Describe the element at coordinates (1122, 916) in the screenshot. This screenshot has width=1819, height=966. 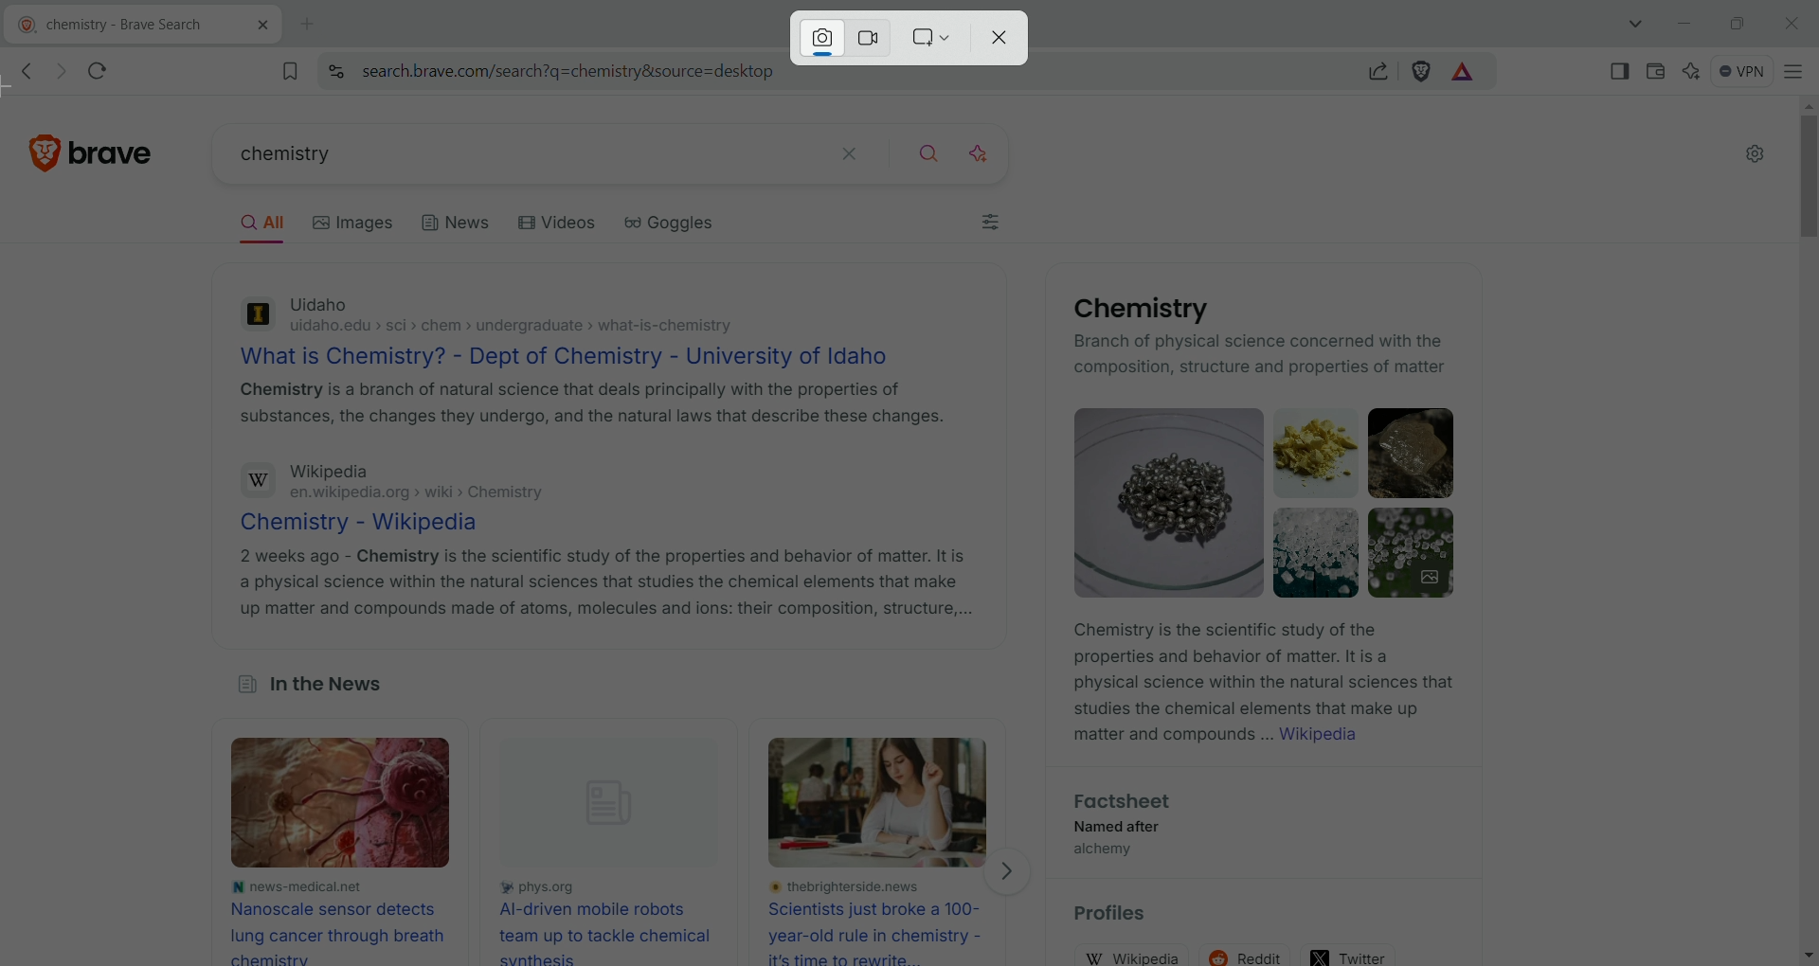
I see `Profiles` at that location.